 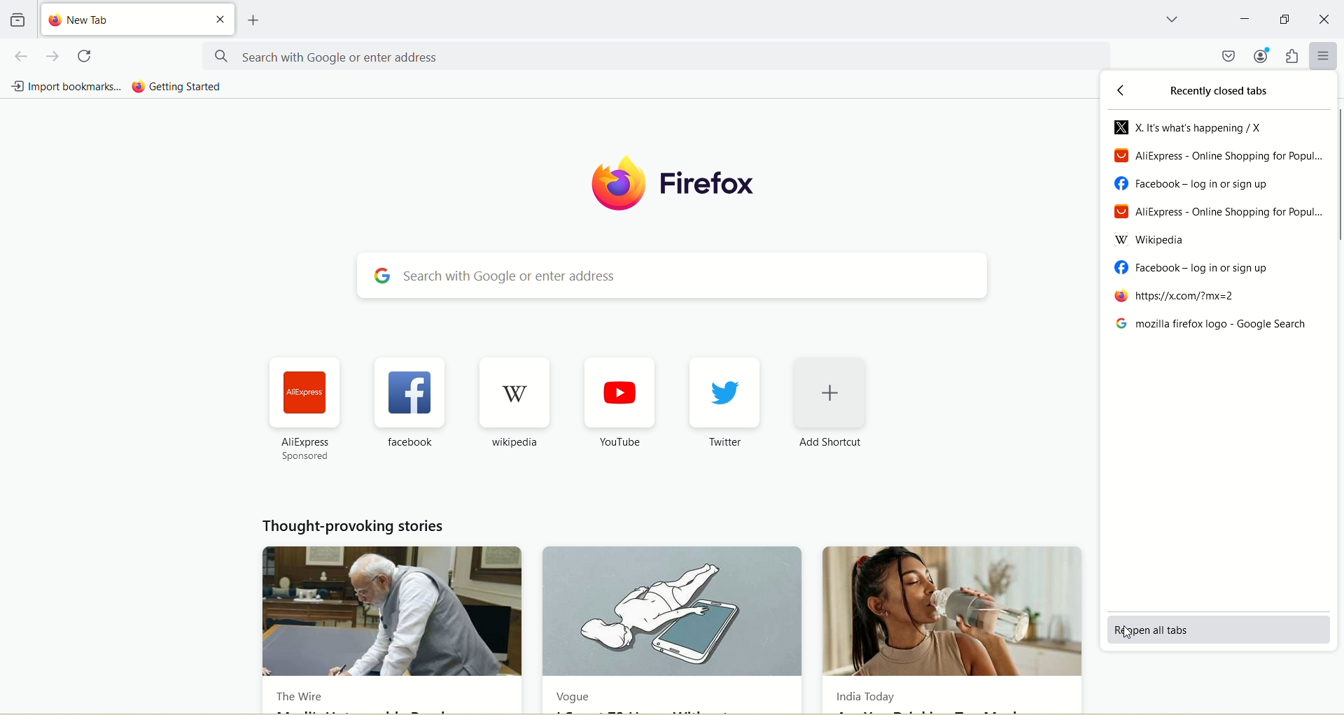 I want to click on Vogue, so click(x=673, y=612).